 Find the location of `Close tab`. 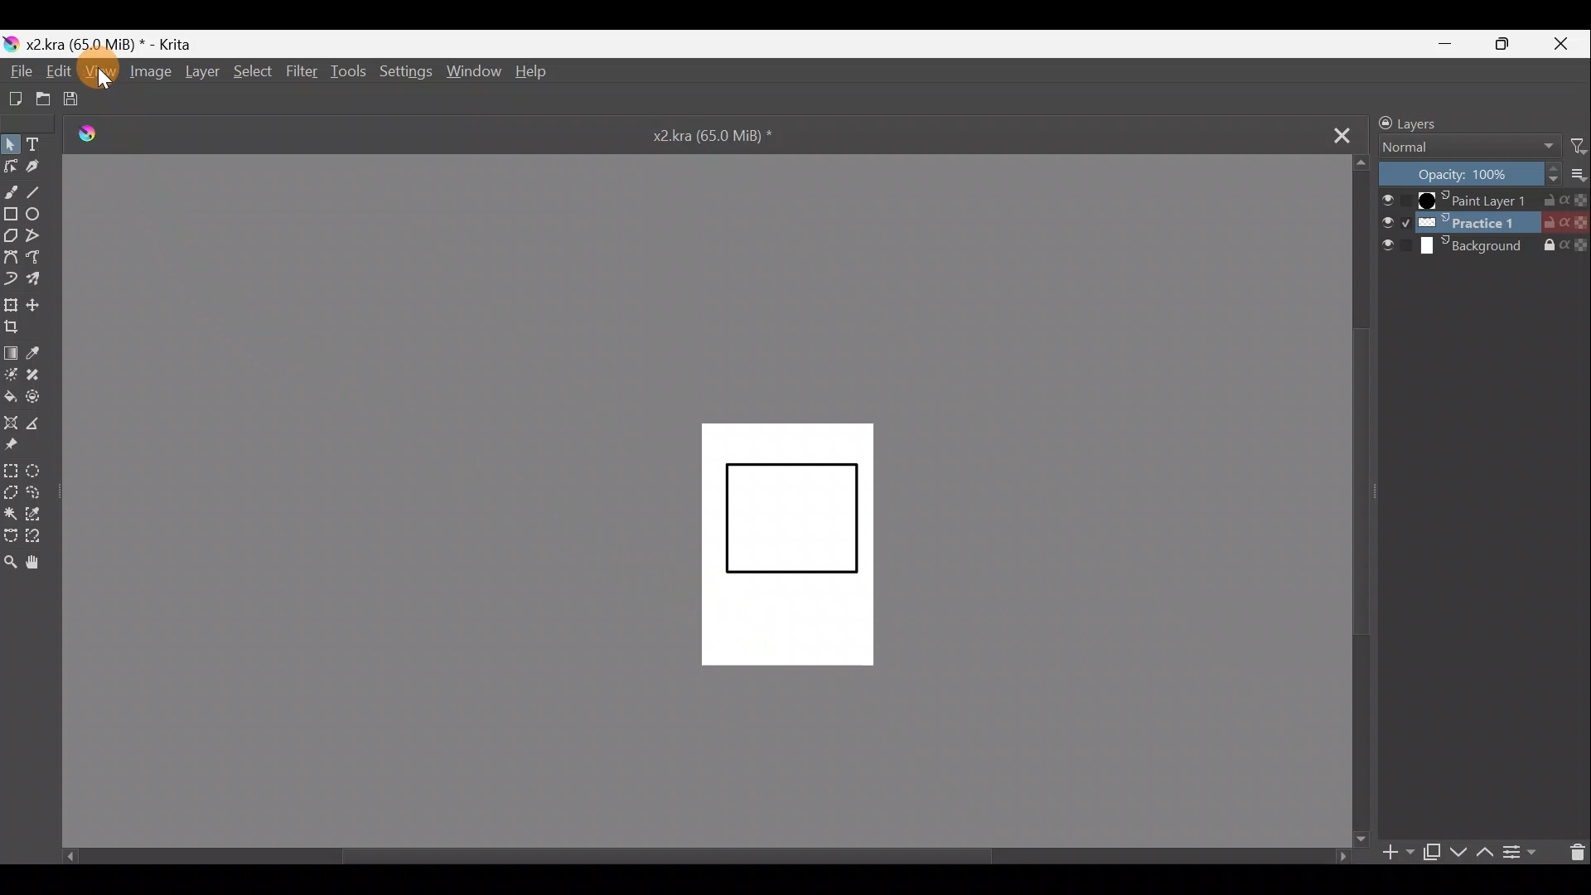

Close tab is located at coordinates (1339, 133).